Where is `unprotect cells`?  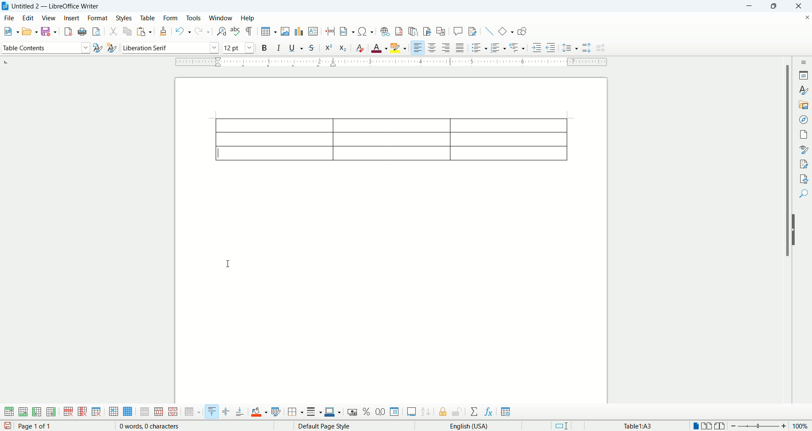 unprotect cells is located at coordinates (457, 412).